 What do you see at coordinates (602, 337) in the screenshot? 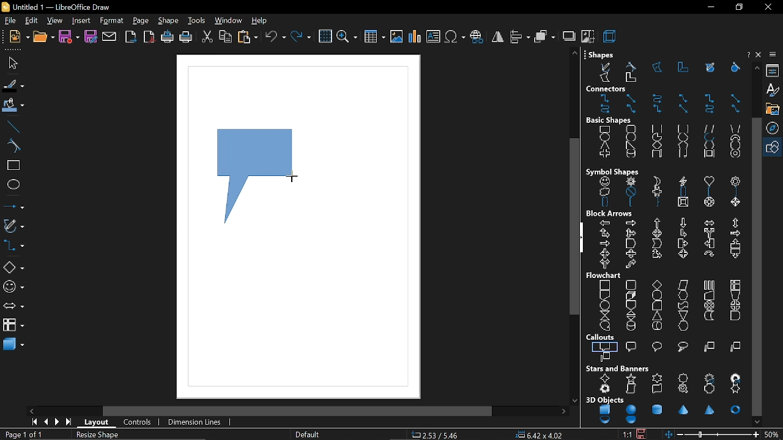
I see `callouts` at bounding box center [602, 337].